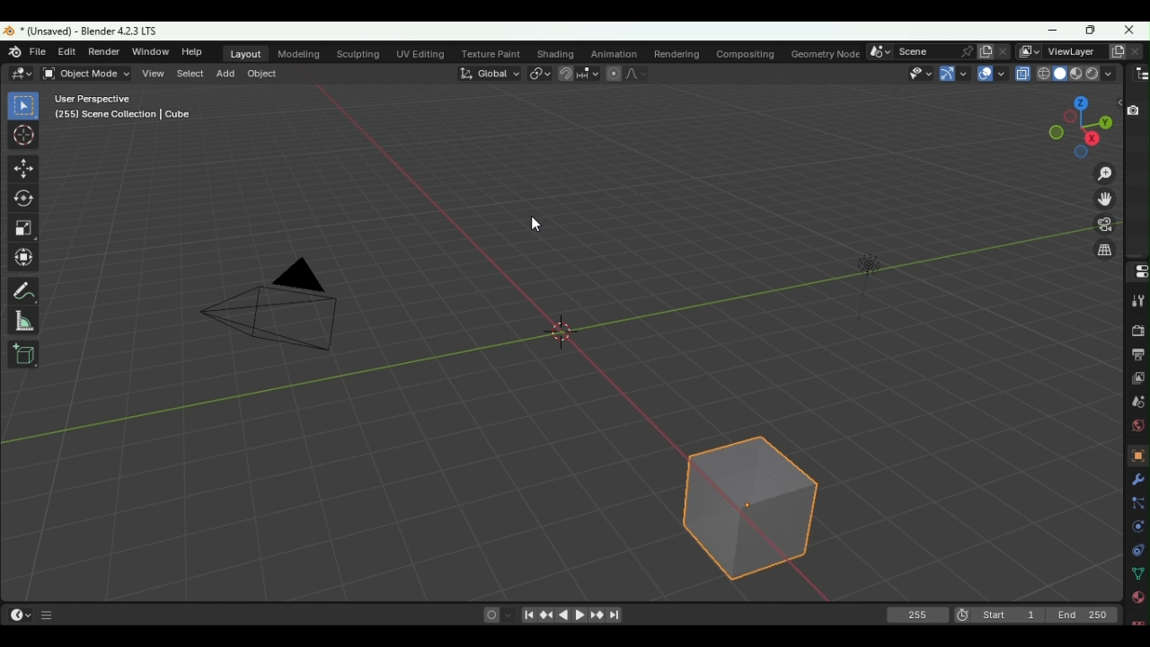 The image size is (1150, 647). What do you see at coordinates (634, 73) in the screenshot?
I see `Proportional editing falloff` at bounding box center [634, 73].